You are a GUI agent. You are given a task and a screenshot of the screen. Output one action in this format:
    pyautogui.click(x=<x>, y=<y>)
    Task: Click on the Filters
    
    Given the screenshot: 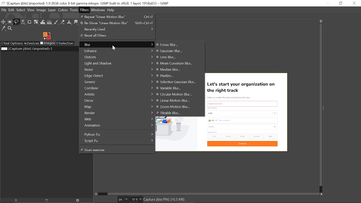 What is the action you would take?
    pyautogui.click(x=85, y=10)
    